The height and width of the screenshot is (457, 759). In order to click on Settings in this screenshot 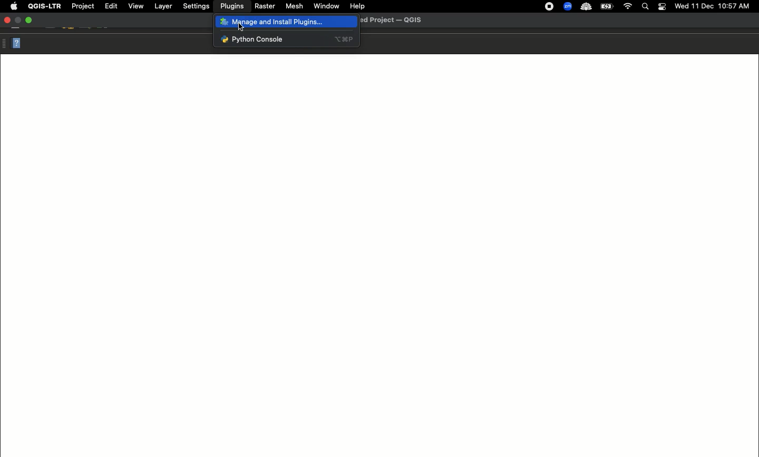, I will do `click(196, 6)`.